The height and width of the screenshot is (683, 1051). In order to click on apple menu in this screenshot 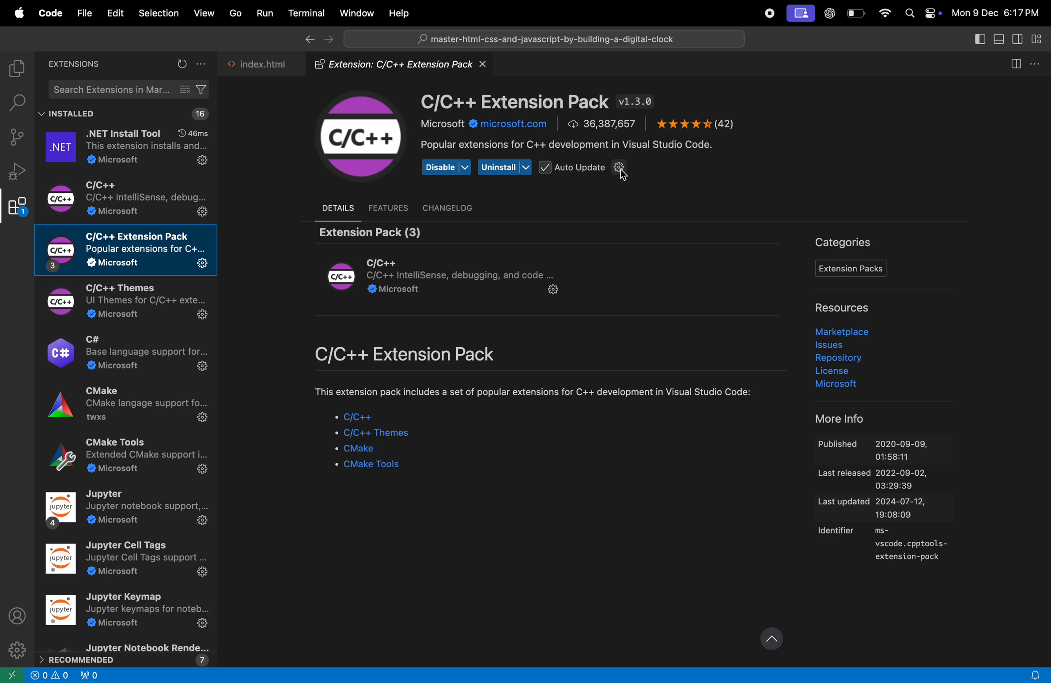, I will do `click(17, 11)`.